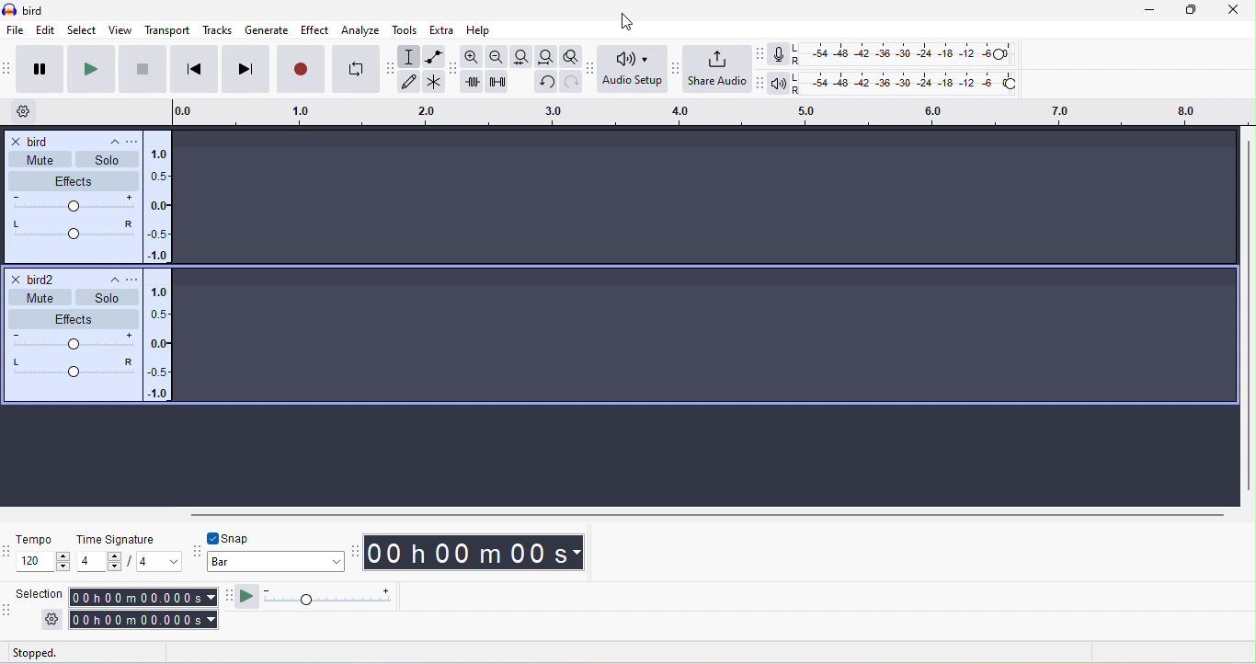  I want to click on trim audio outside selection, so click(474, 84).